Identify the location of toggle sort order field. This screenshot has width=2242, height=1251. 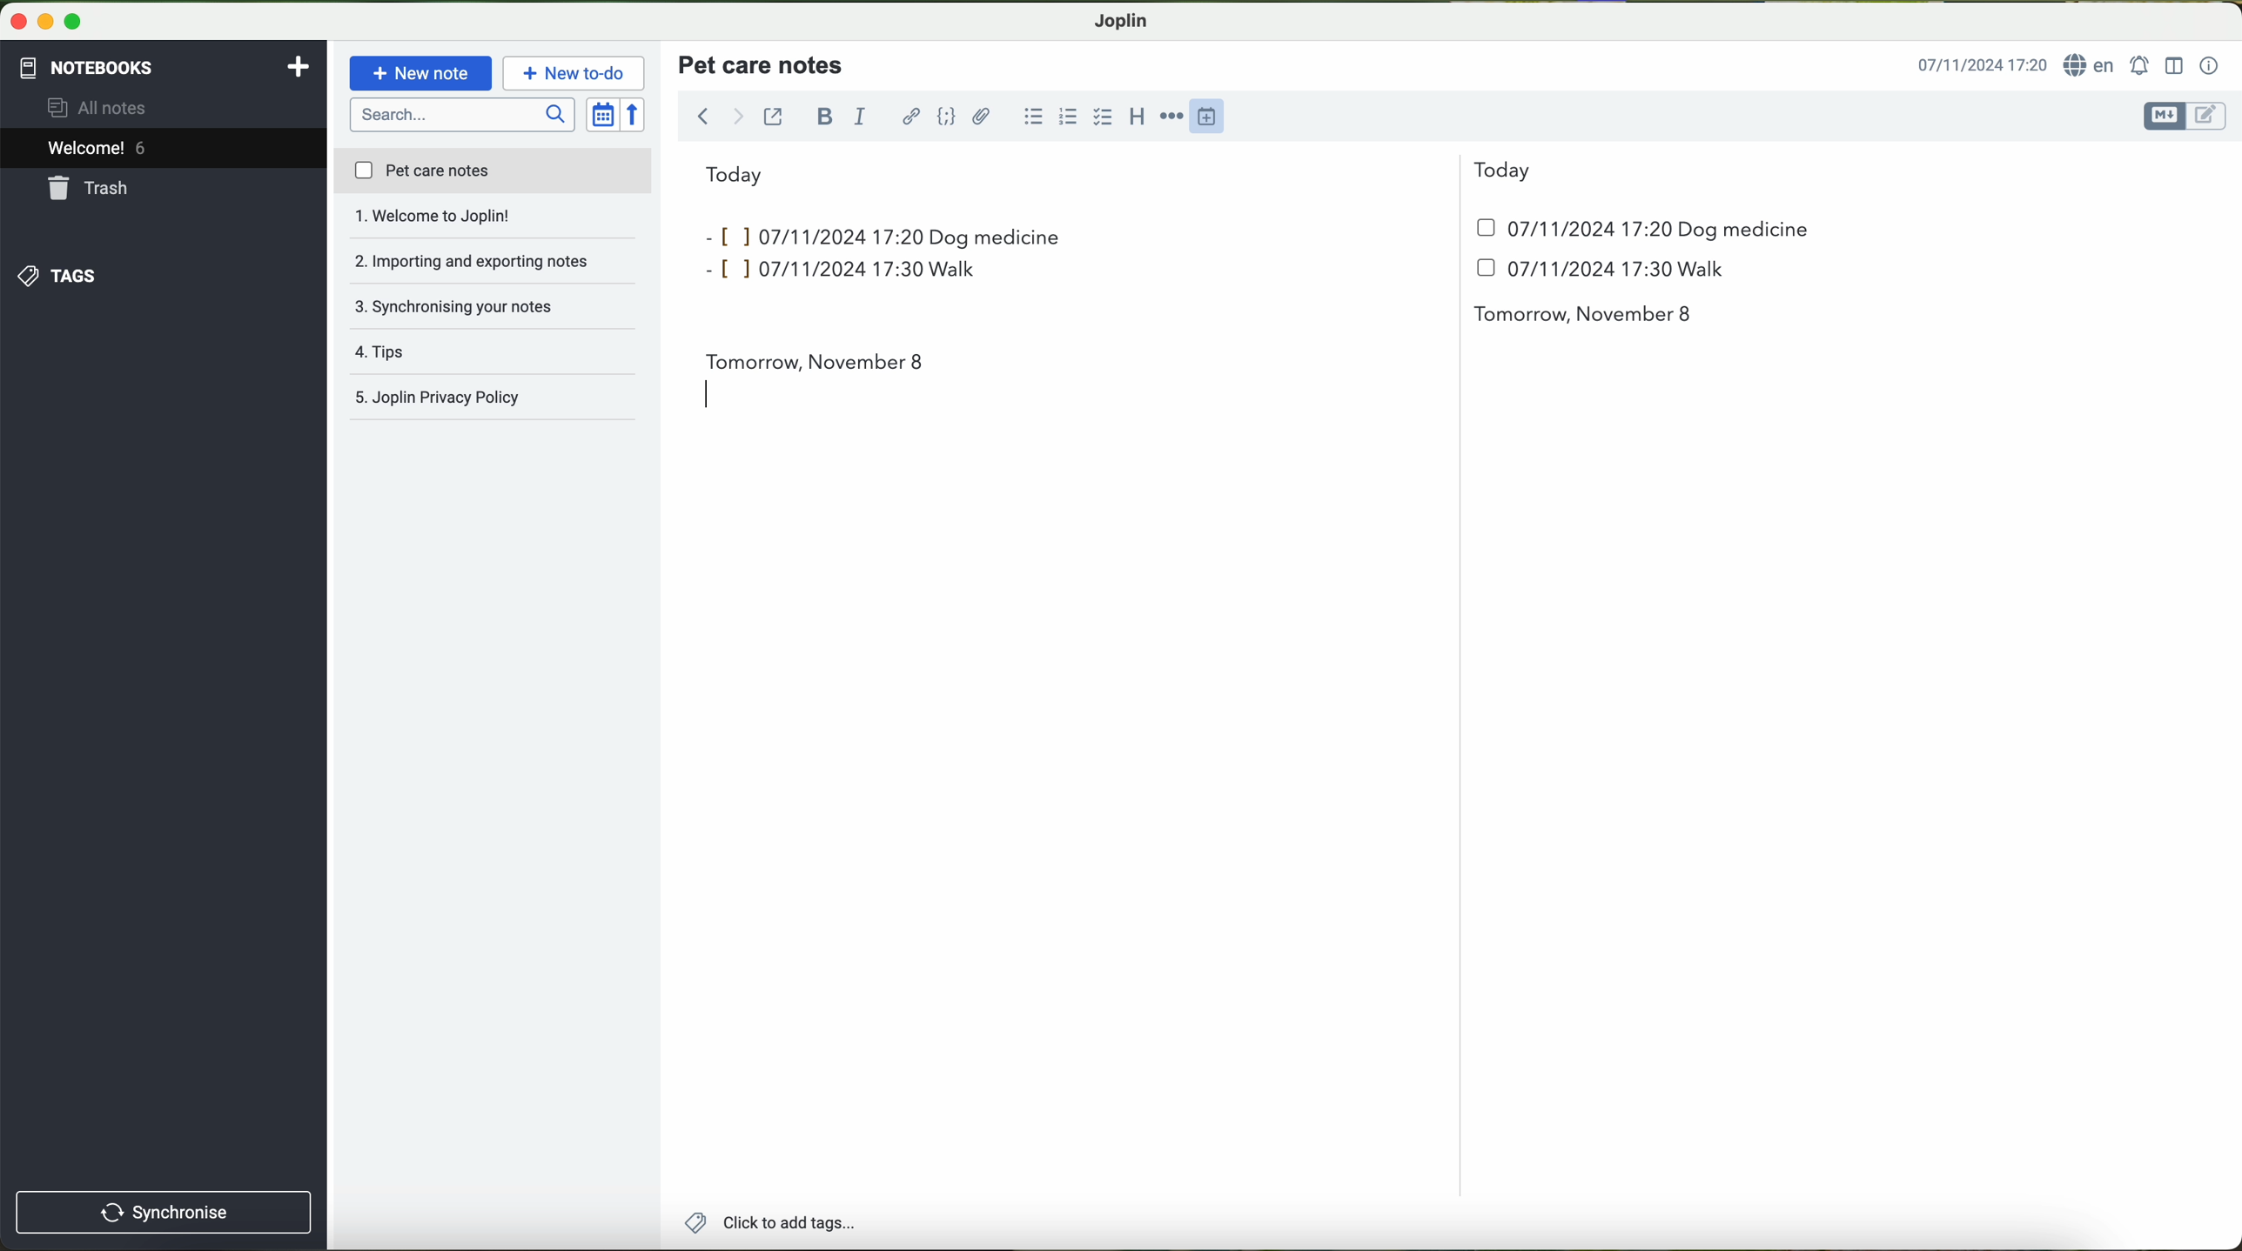
(604, 116).